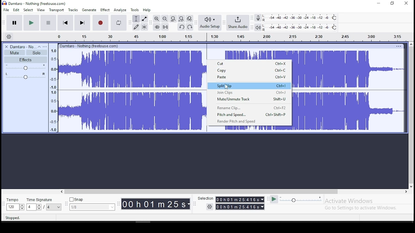 The image size is (415, 233). I want to click on fit project to width, so click(182, 19).